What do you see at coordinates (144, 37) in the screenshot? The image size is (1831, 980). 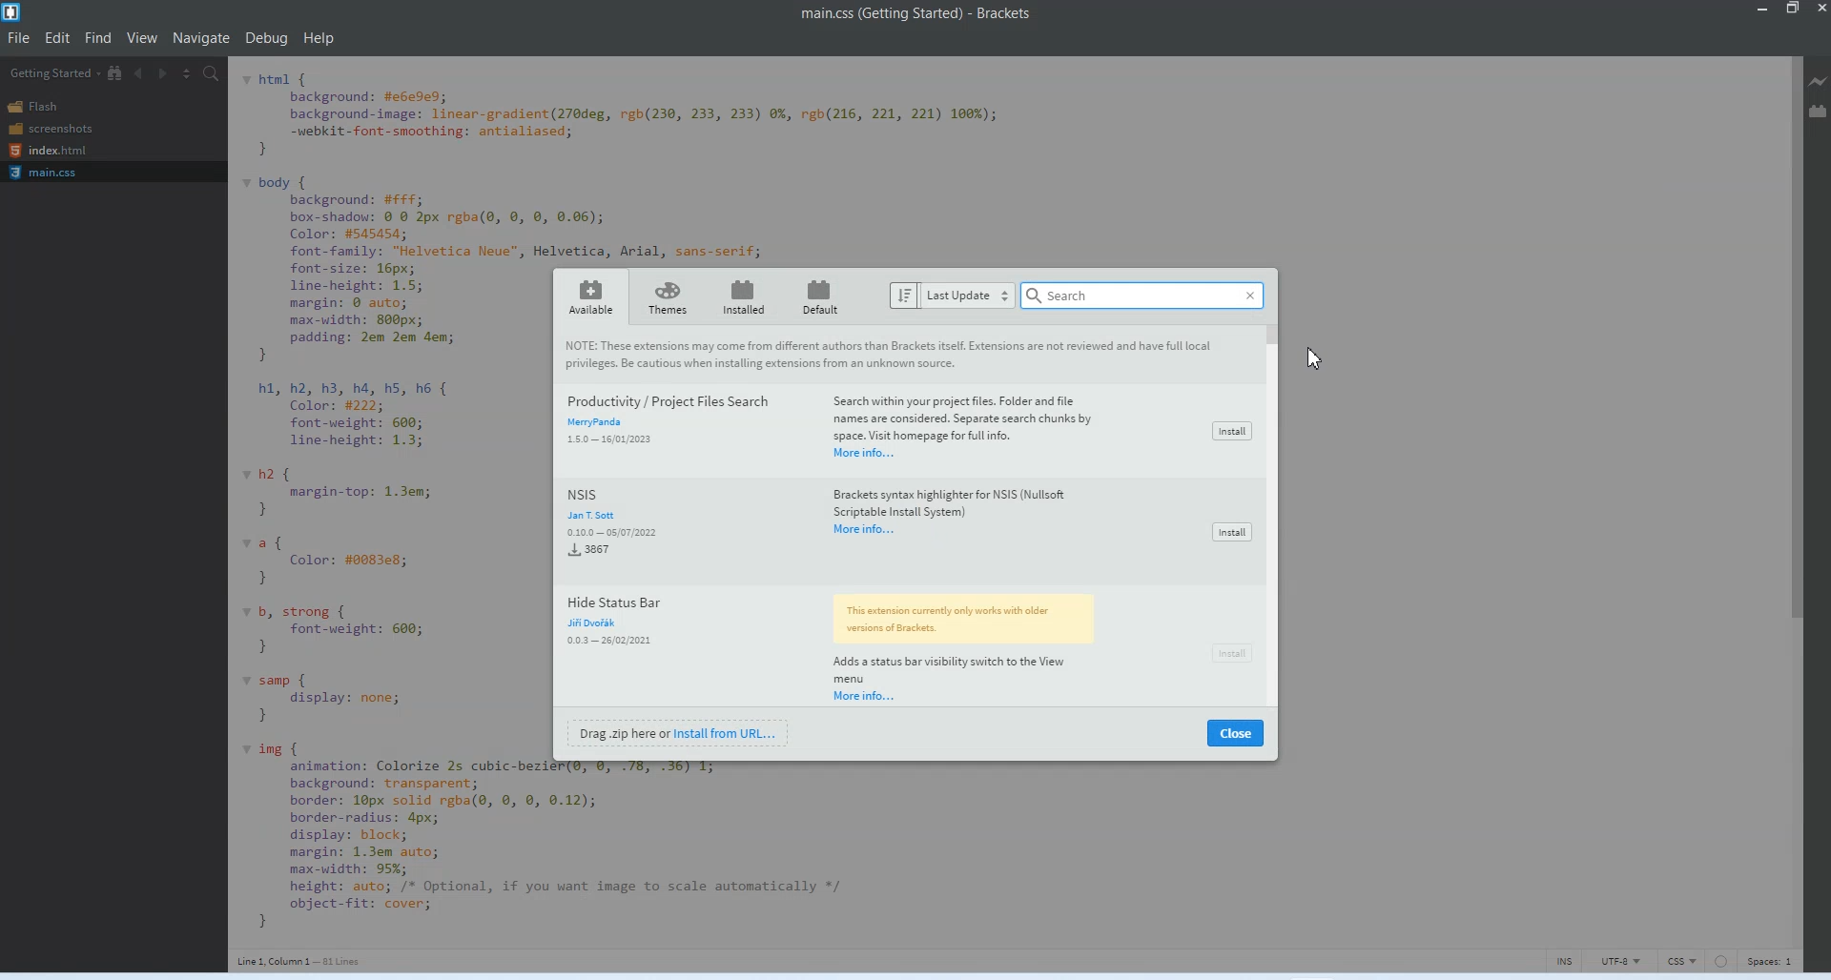 I see `View` at bounding box center [144, 37].